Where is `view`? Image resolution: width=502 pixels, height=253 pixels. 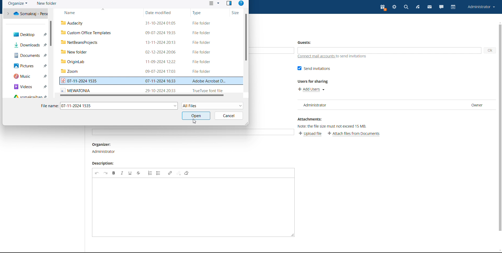
view is located at coordinates (215, 3).